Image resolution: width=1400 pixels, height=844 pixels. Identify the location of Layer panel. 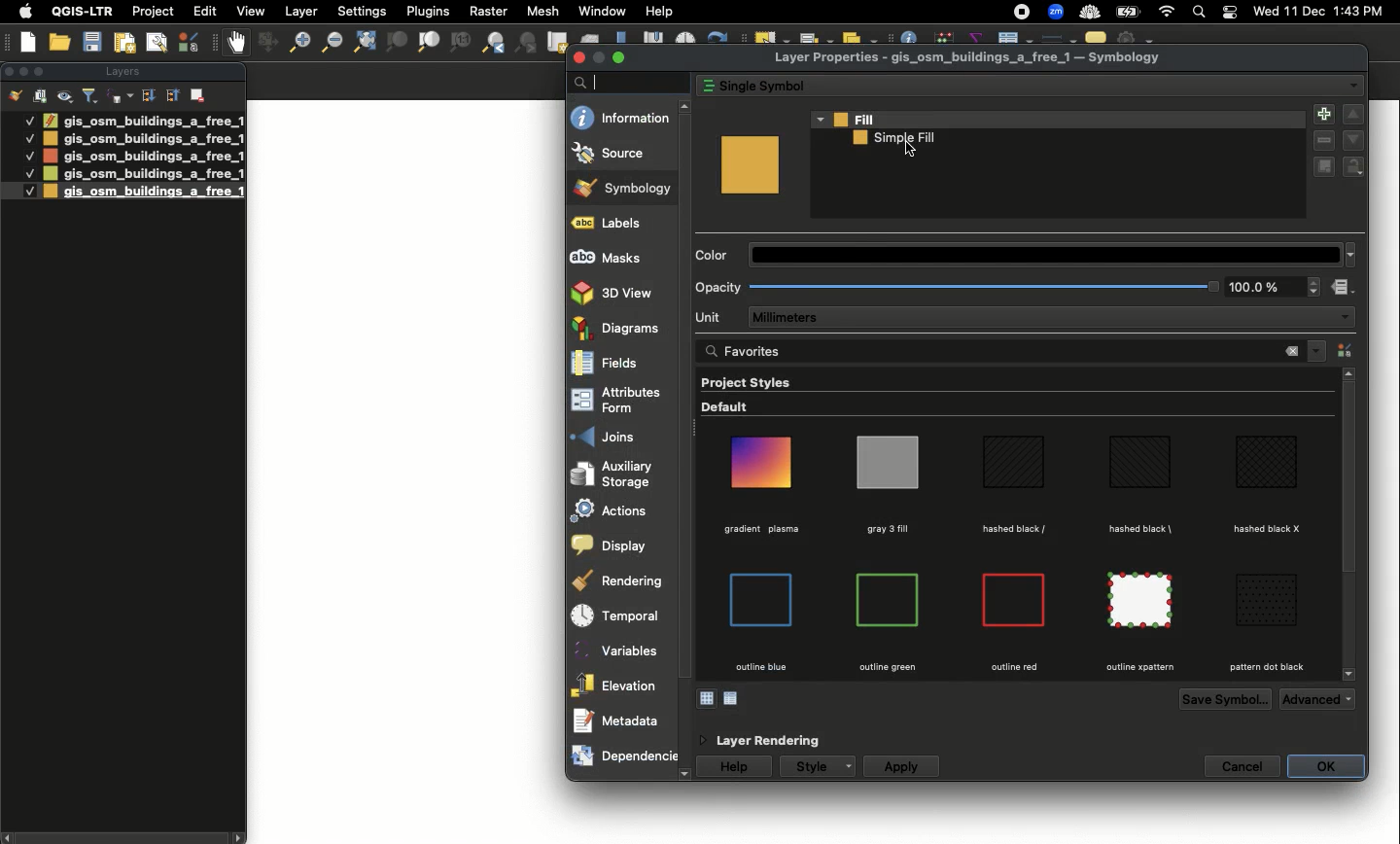
(121, 73).